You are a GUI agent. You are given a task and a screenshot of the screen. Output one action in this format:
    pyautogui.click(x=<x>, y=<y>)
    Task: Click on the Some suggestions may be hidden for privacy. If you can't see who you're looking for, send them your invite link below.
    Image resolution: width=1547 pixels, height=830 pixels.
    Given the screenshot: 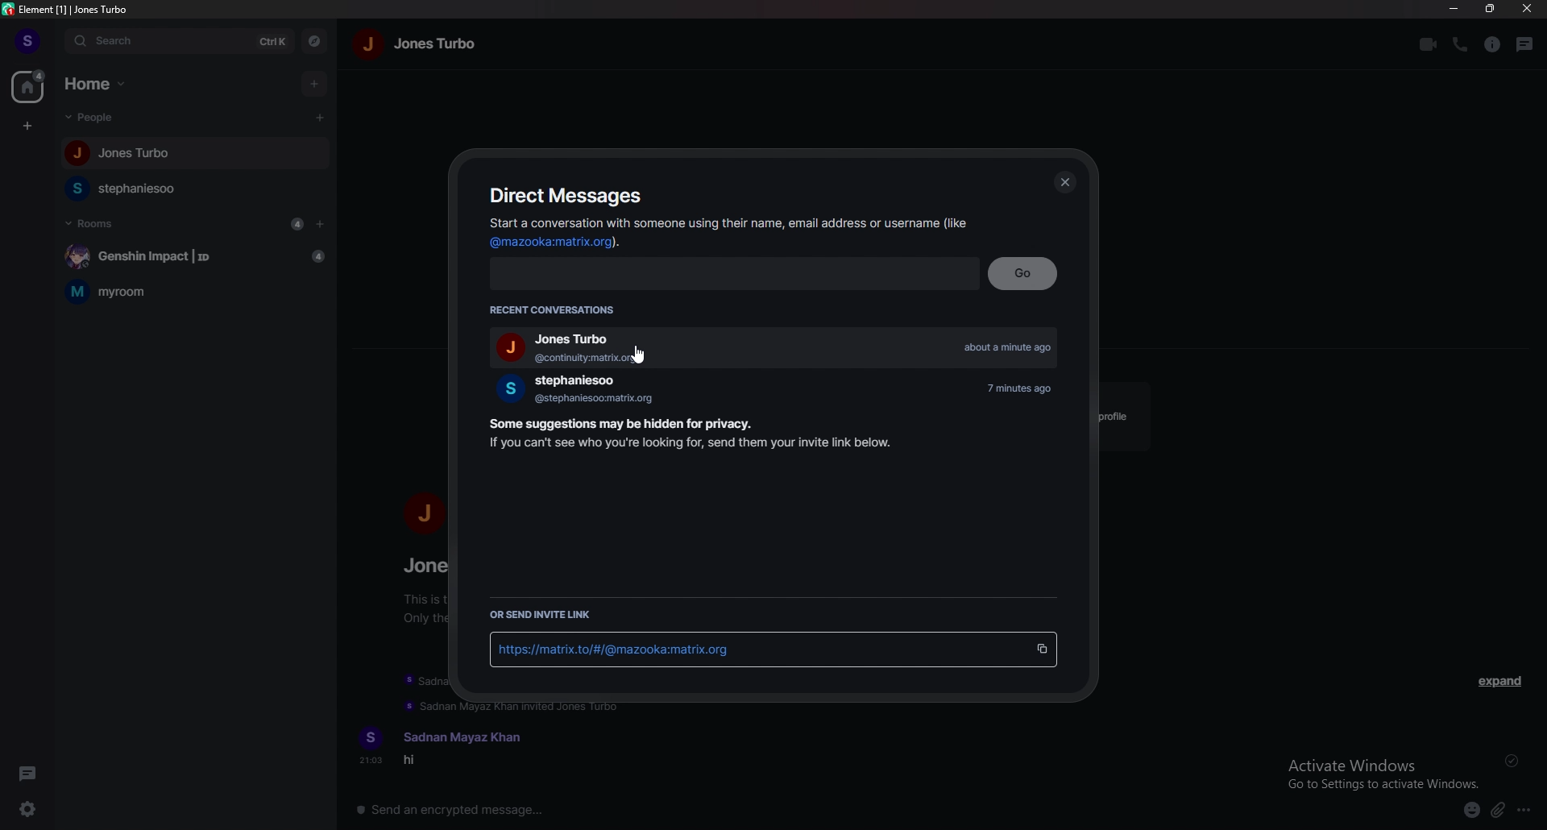 What is the action you would take?
    pyautogui.click(x=685, y=437)
    